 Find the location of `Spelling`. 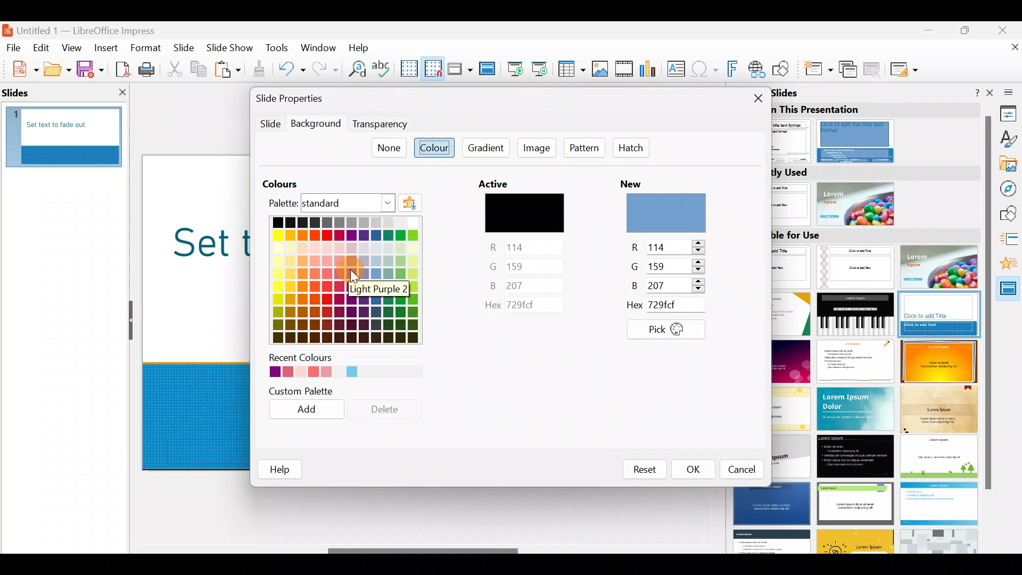

Spelling is located at coordinates (383, 68).